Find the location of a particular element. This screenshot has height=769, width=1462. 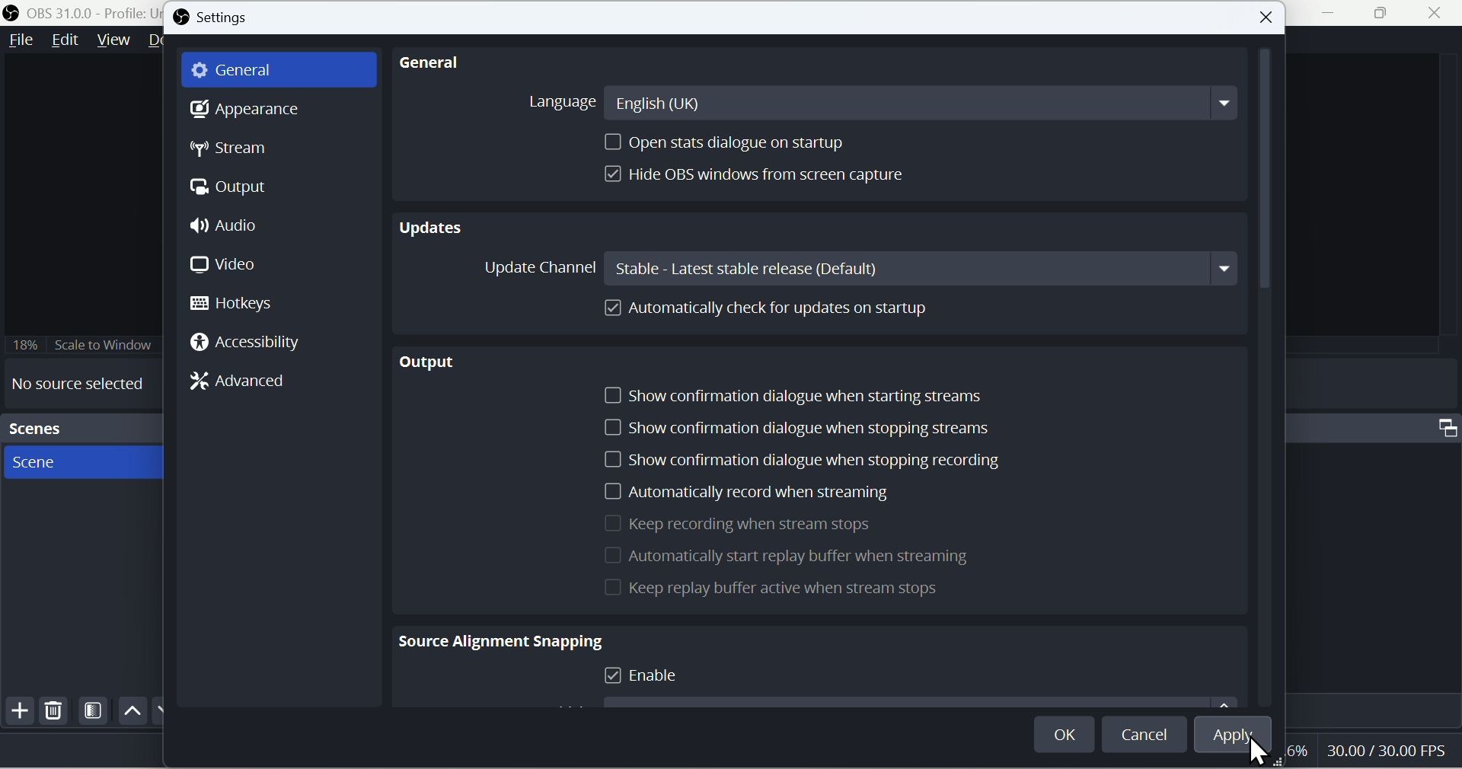

General is located at coordinates (268, 70).